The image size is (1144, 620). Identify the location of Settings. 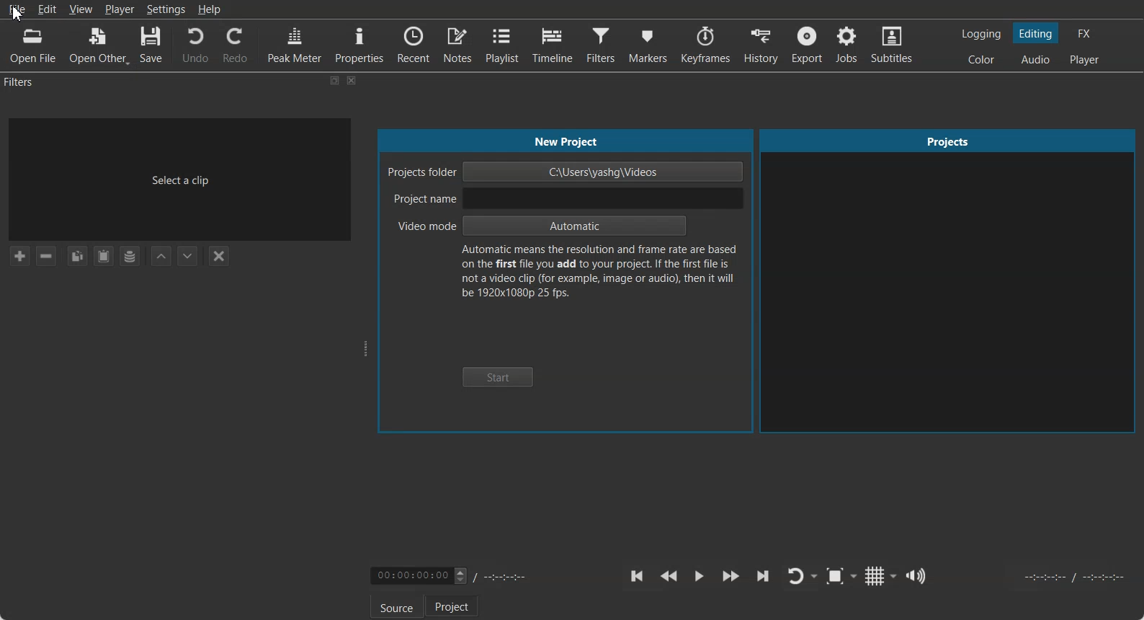
(166, 9).